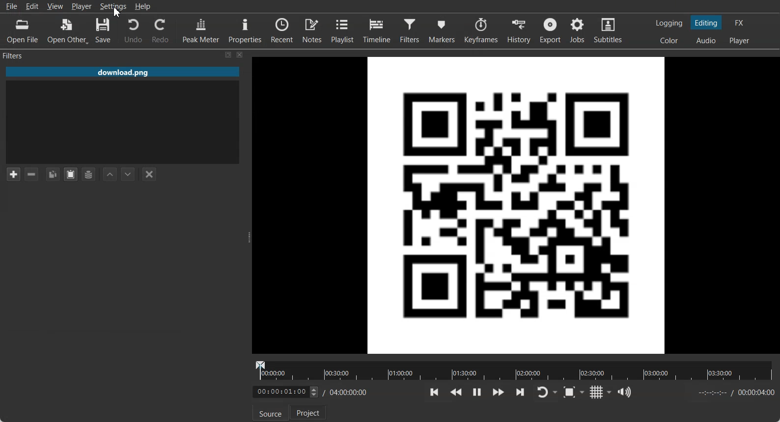 This screenshot has height=422, width=780. What do you see at coordinates (343, 30) in the screenshot?
I see `Playlist` at bounding box center [343, 30].